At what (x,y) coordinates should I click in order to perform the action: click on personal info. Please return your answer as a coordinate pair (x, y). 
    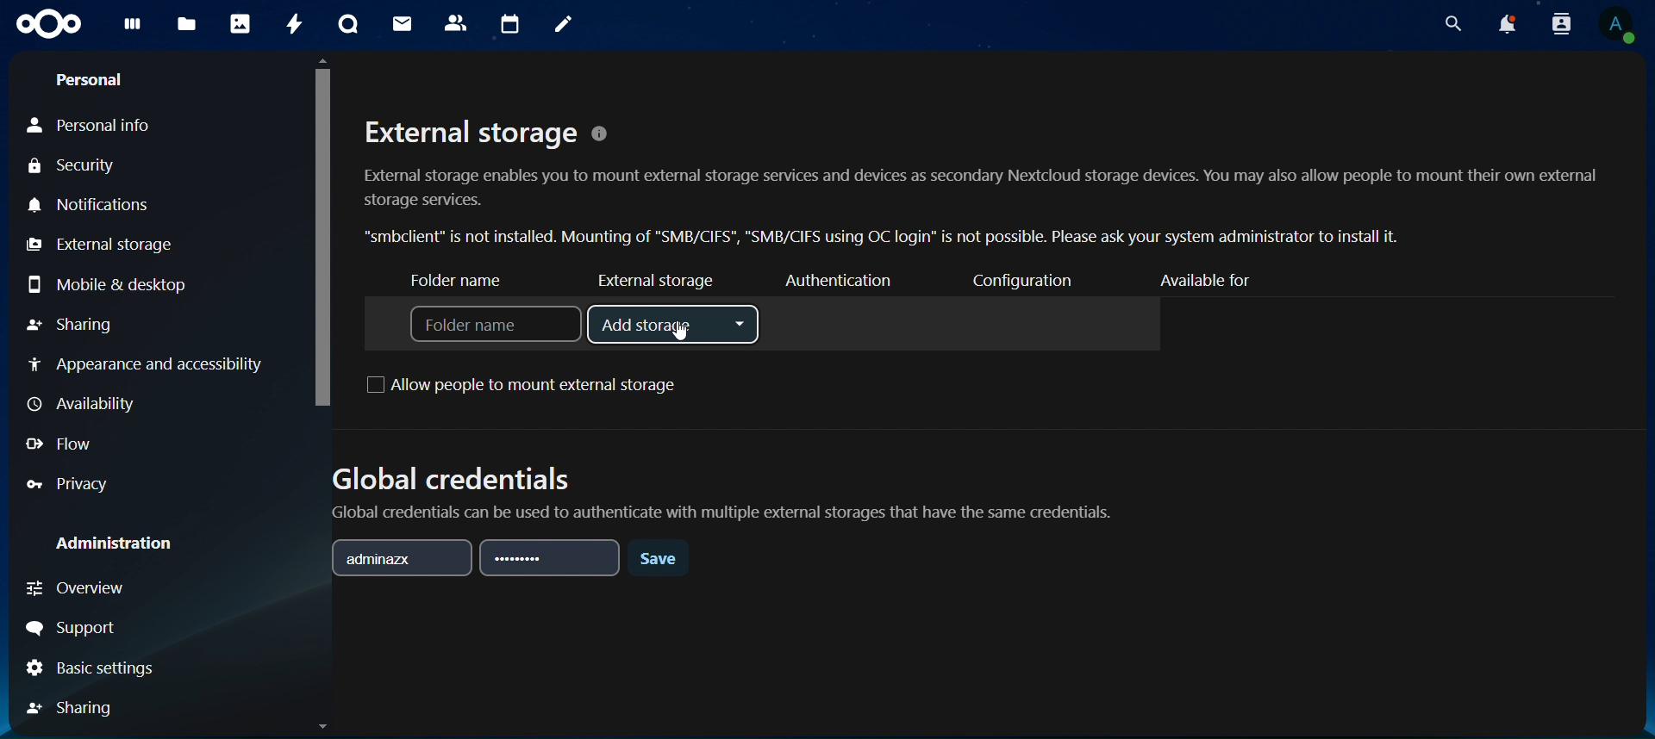
    Looking at the image, I should click on (95, 121).